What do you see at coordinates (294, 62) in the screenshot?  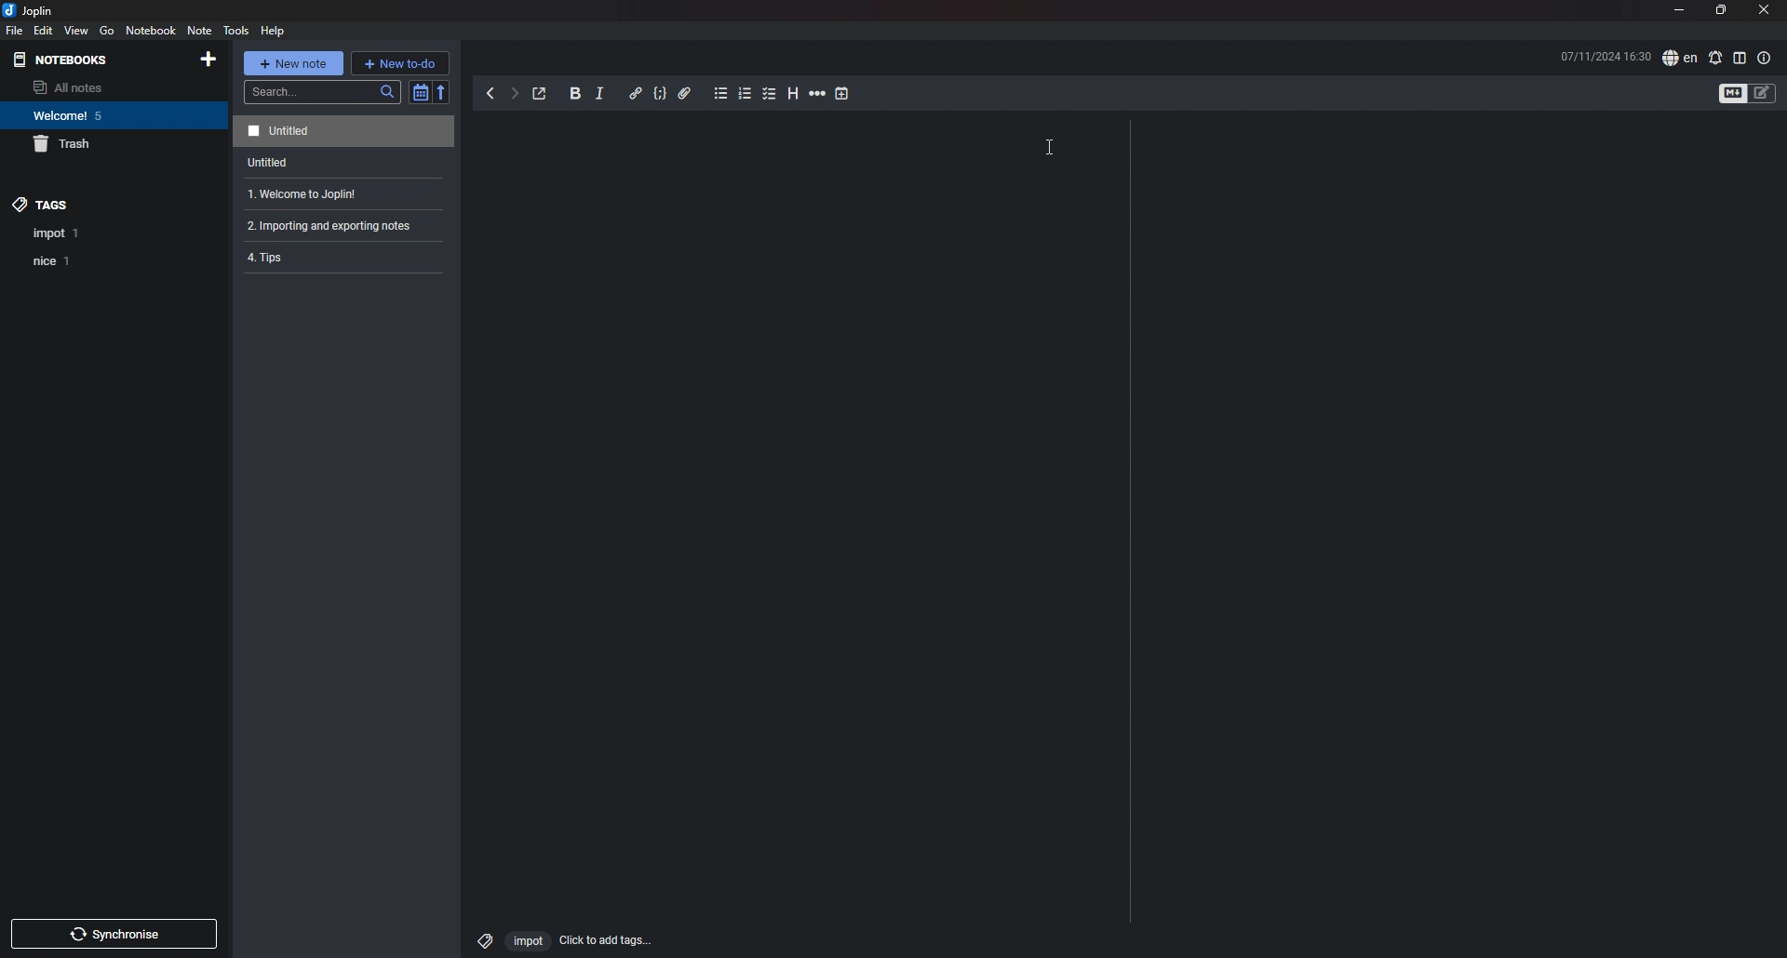 I see `new note` at bounding box center [294, 62].